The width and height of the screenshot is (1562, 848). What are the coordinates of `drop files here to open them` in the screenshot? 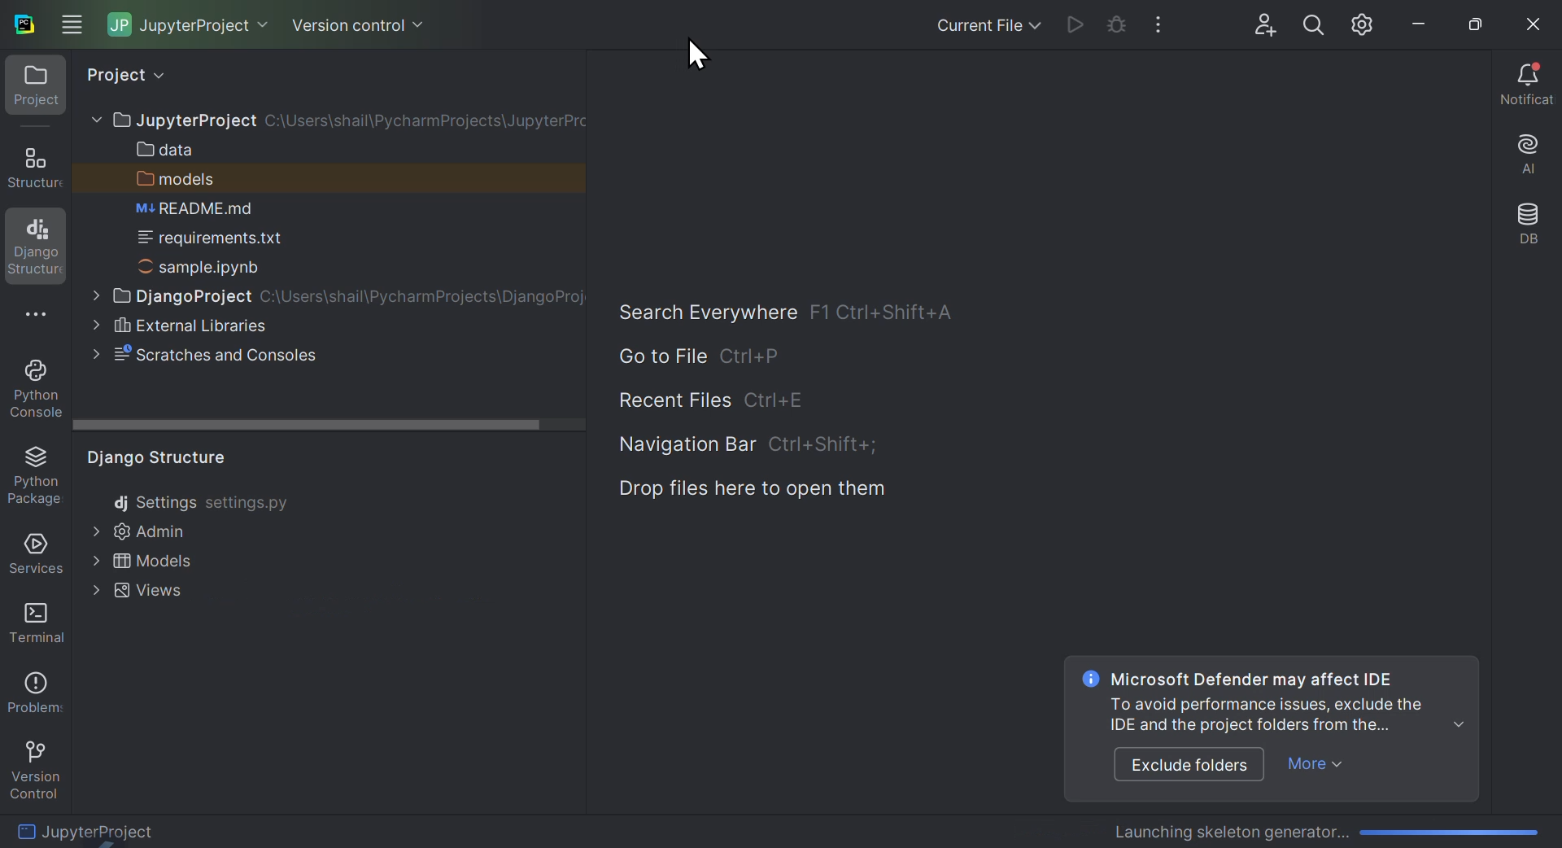 It's located at (761, 490).